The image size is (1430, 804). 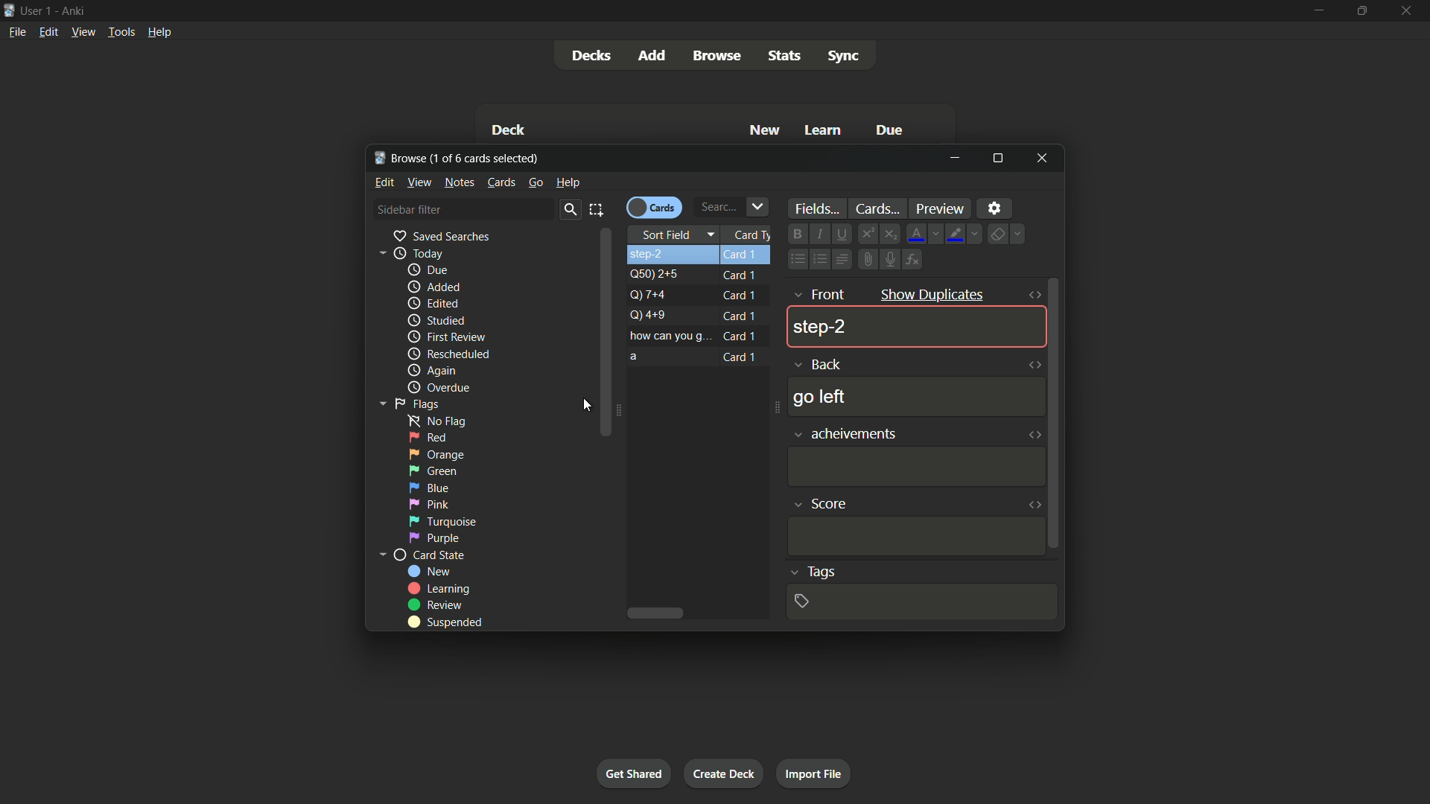 What do you see at coordinates (597, 209) in the screenshot?
I see `select` at bounding box center [597, 209].